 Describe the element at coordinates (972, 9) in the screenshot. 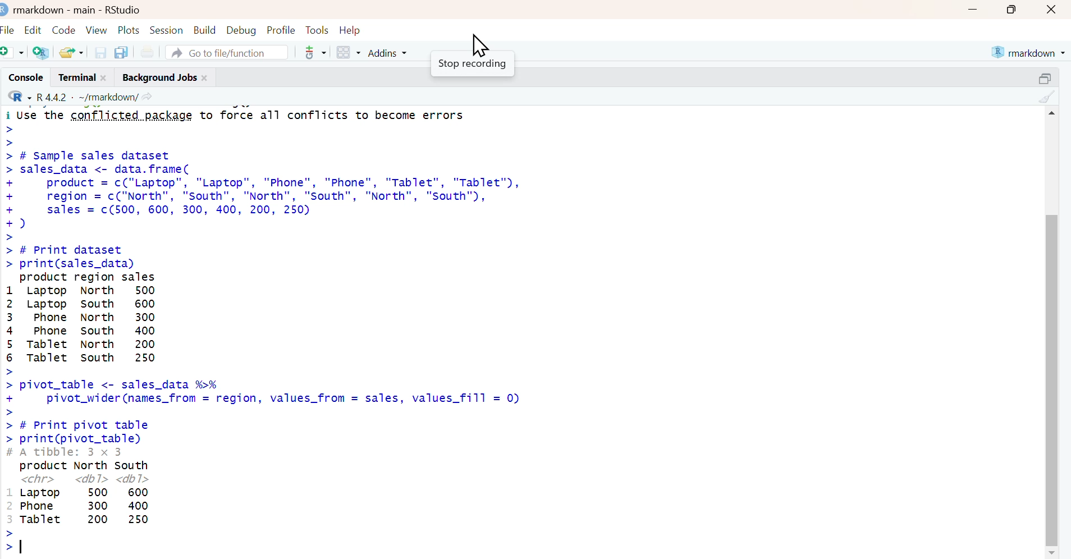

I see `minimize` at that location.